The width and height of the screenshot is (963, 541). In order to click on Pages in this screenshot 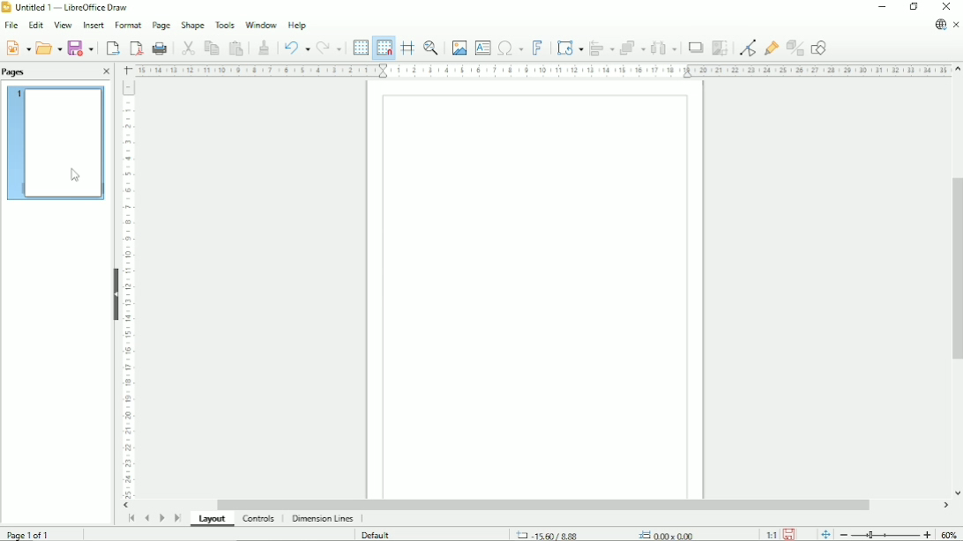, I will do `click(16, 71)`.